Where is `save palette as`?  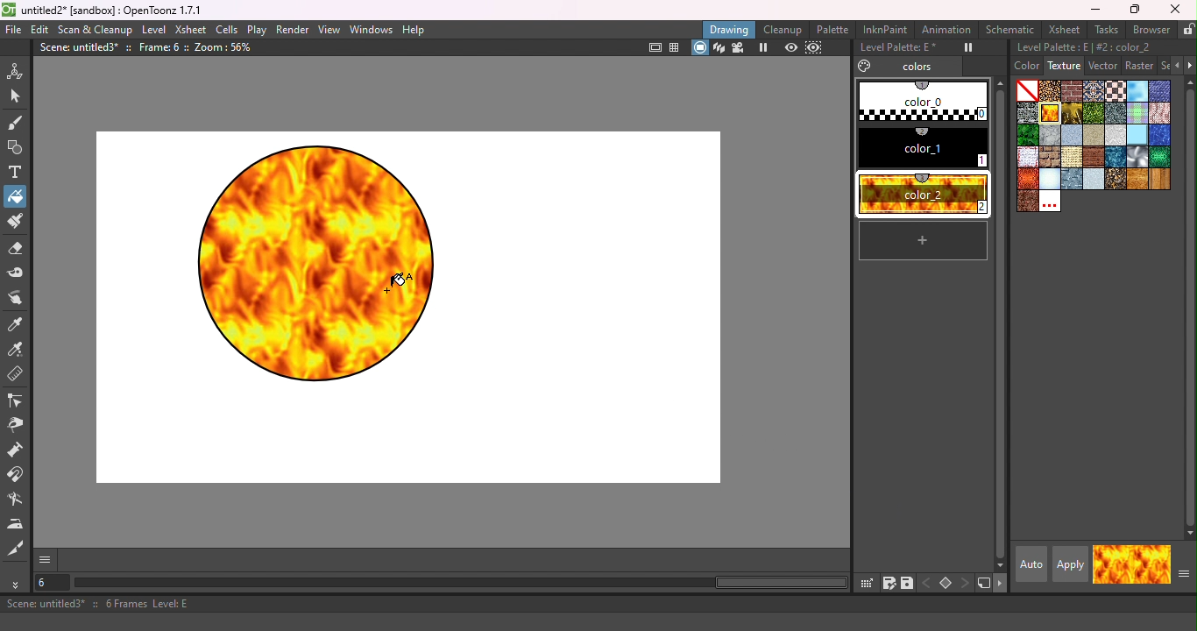 save palette as is located at coordinates (888, 583).